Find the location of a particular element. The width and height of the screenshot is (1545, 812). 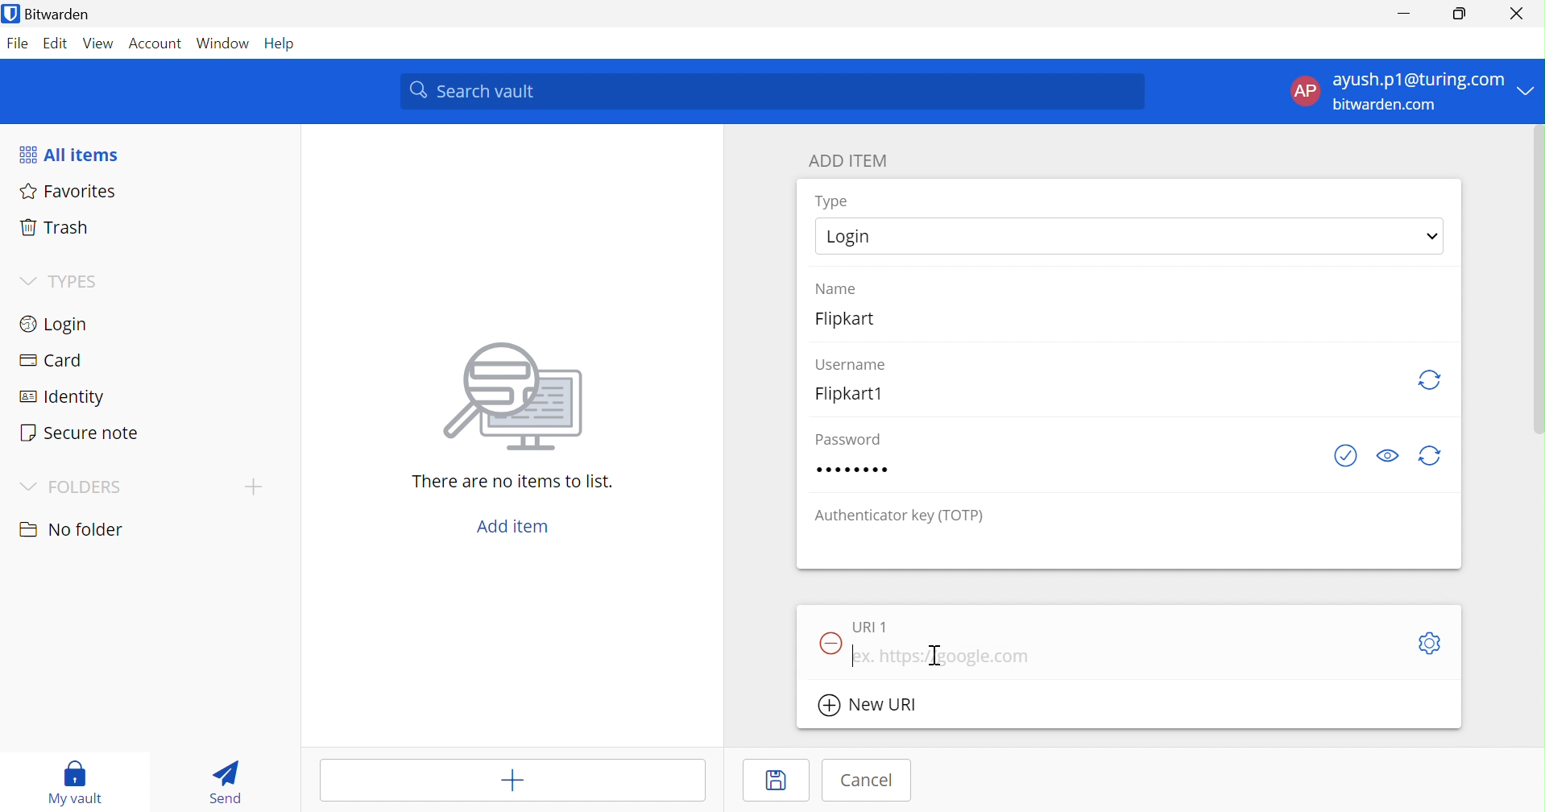

Trash is located at coordinates (51, 228).